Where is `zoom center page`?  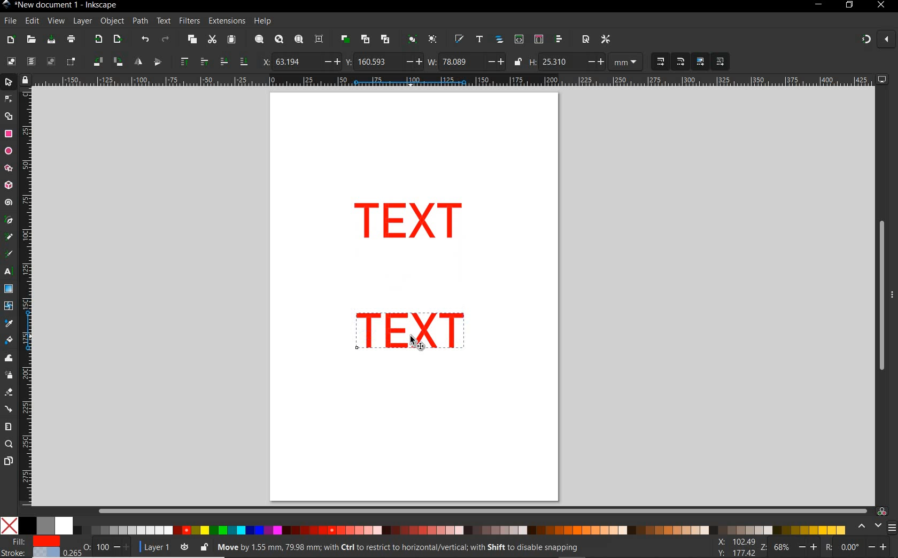 zoom center page is located at coordinates (321, 38).